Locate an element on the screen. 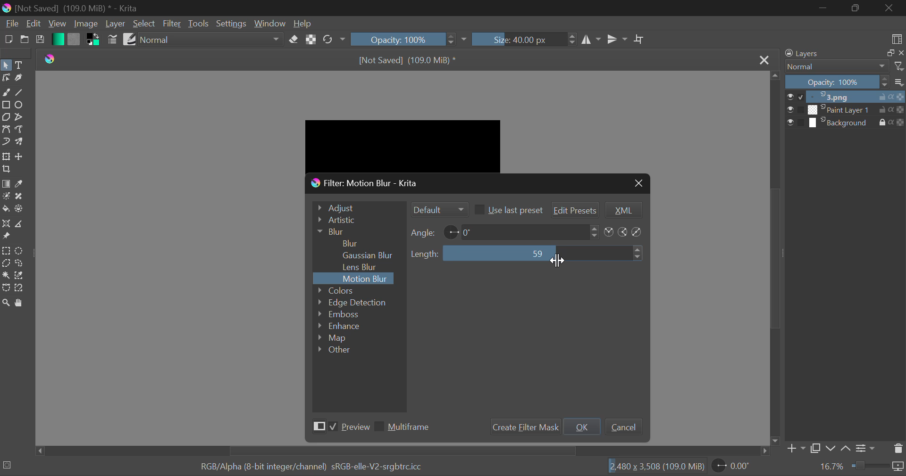 The width and height of the screenshot is (906, 476). Crop is located at coordinates (7, 170).